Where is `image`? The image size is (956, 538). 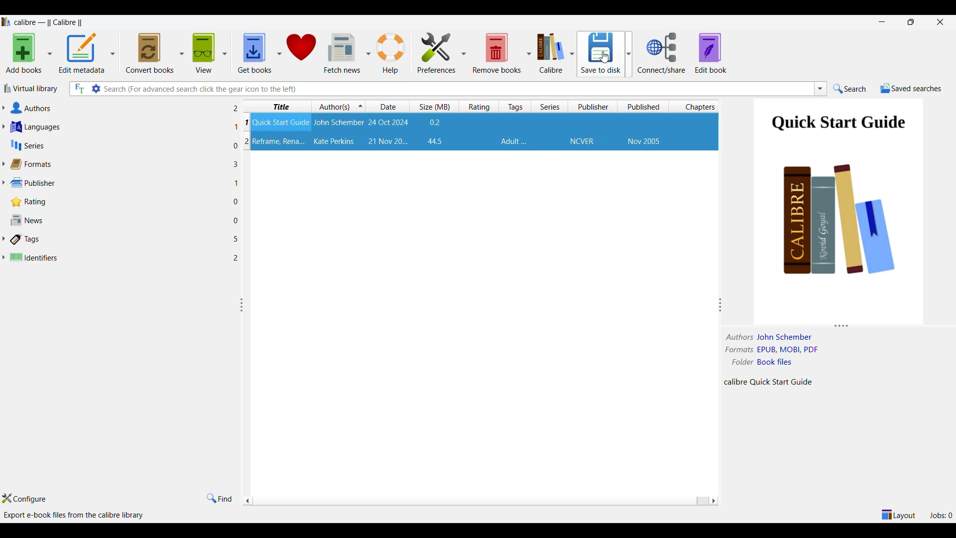
image is located at coordinates (841, 233).